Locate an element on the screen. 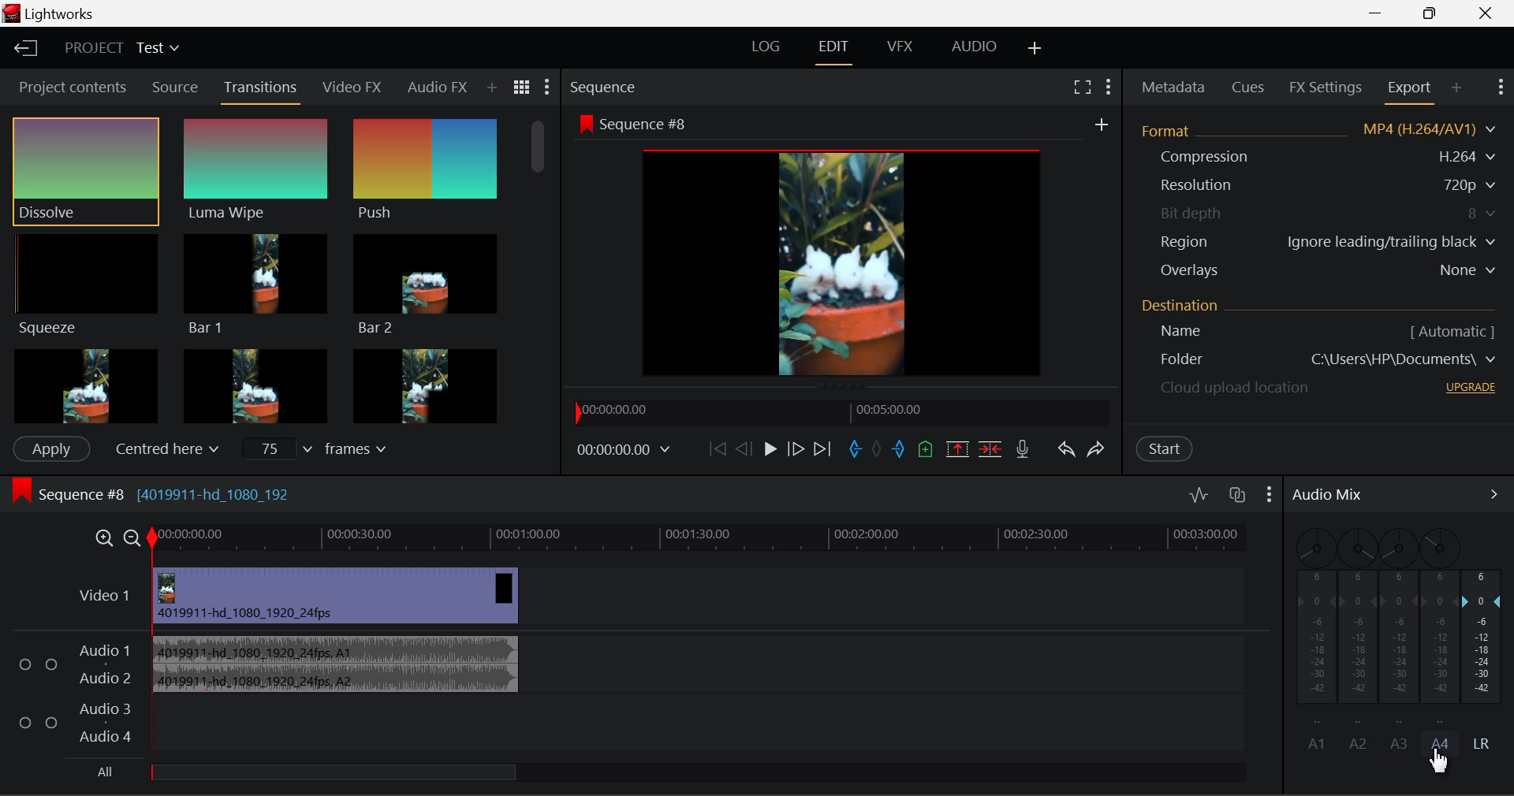  Redo is located at coordinates (1097, 449).